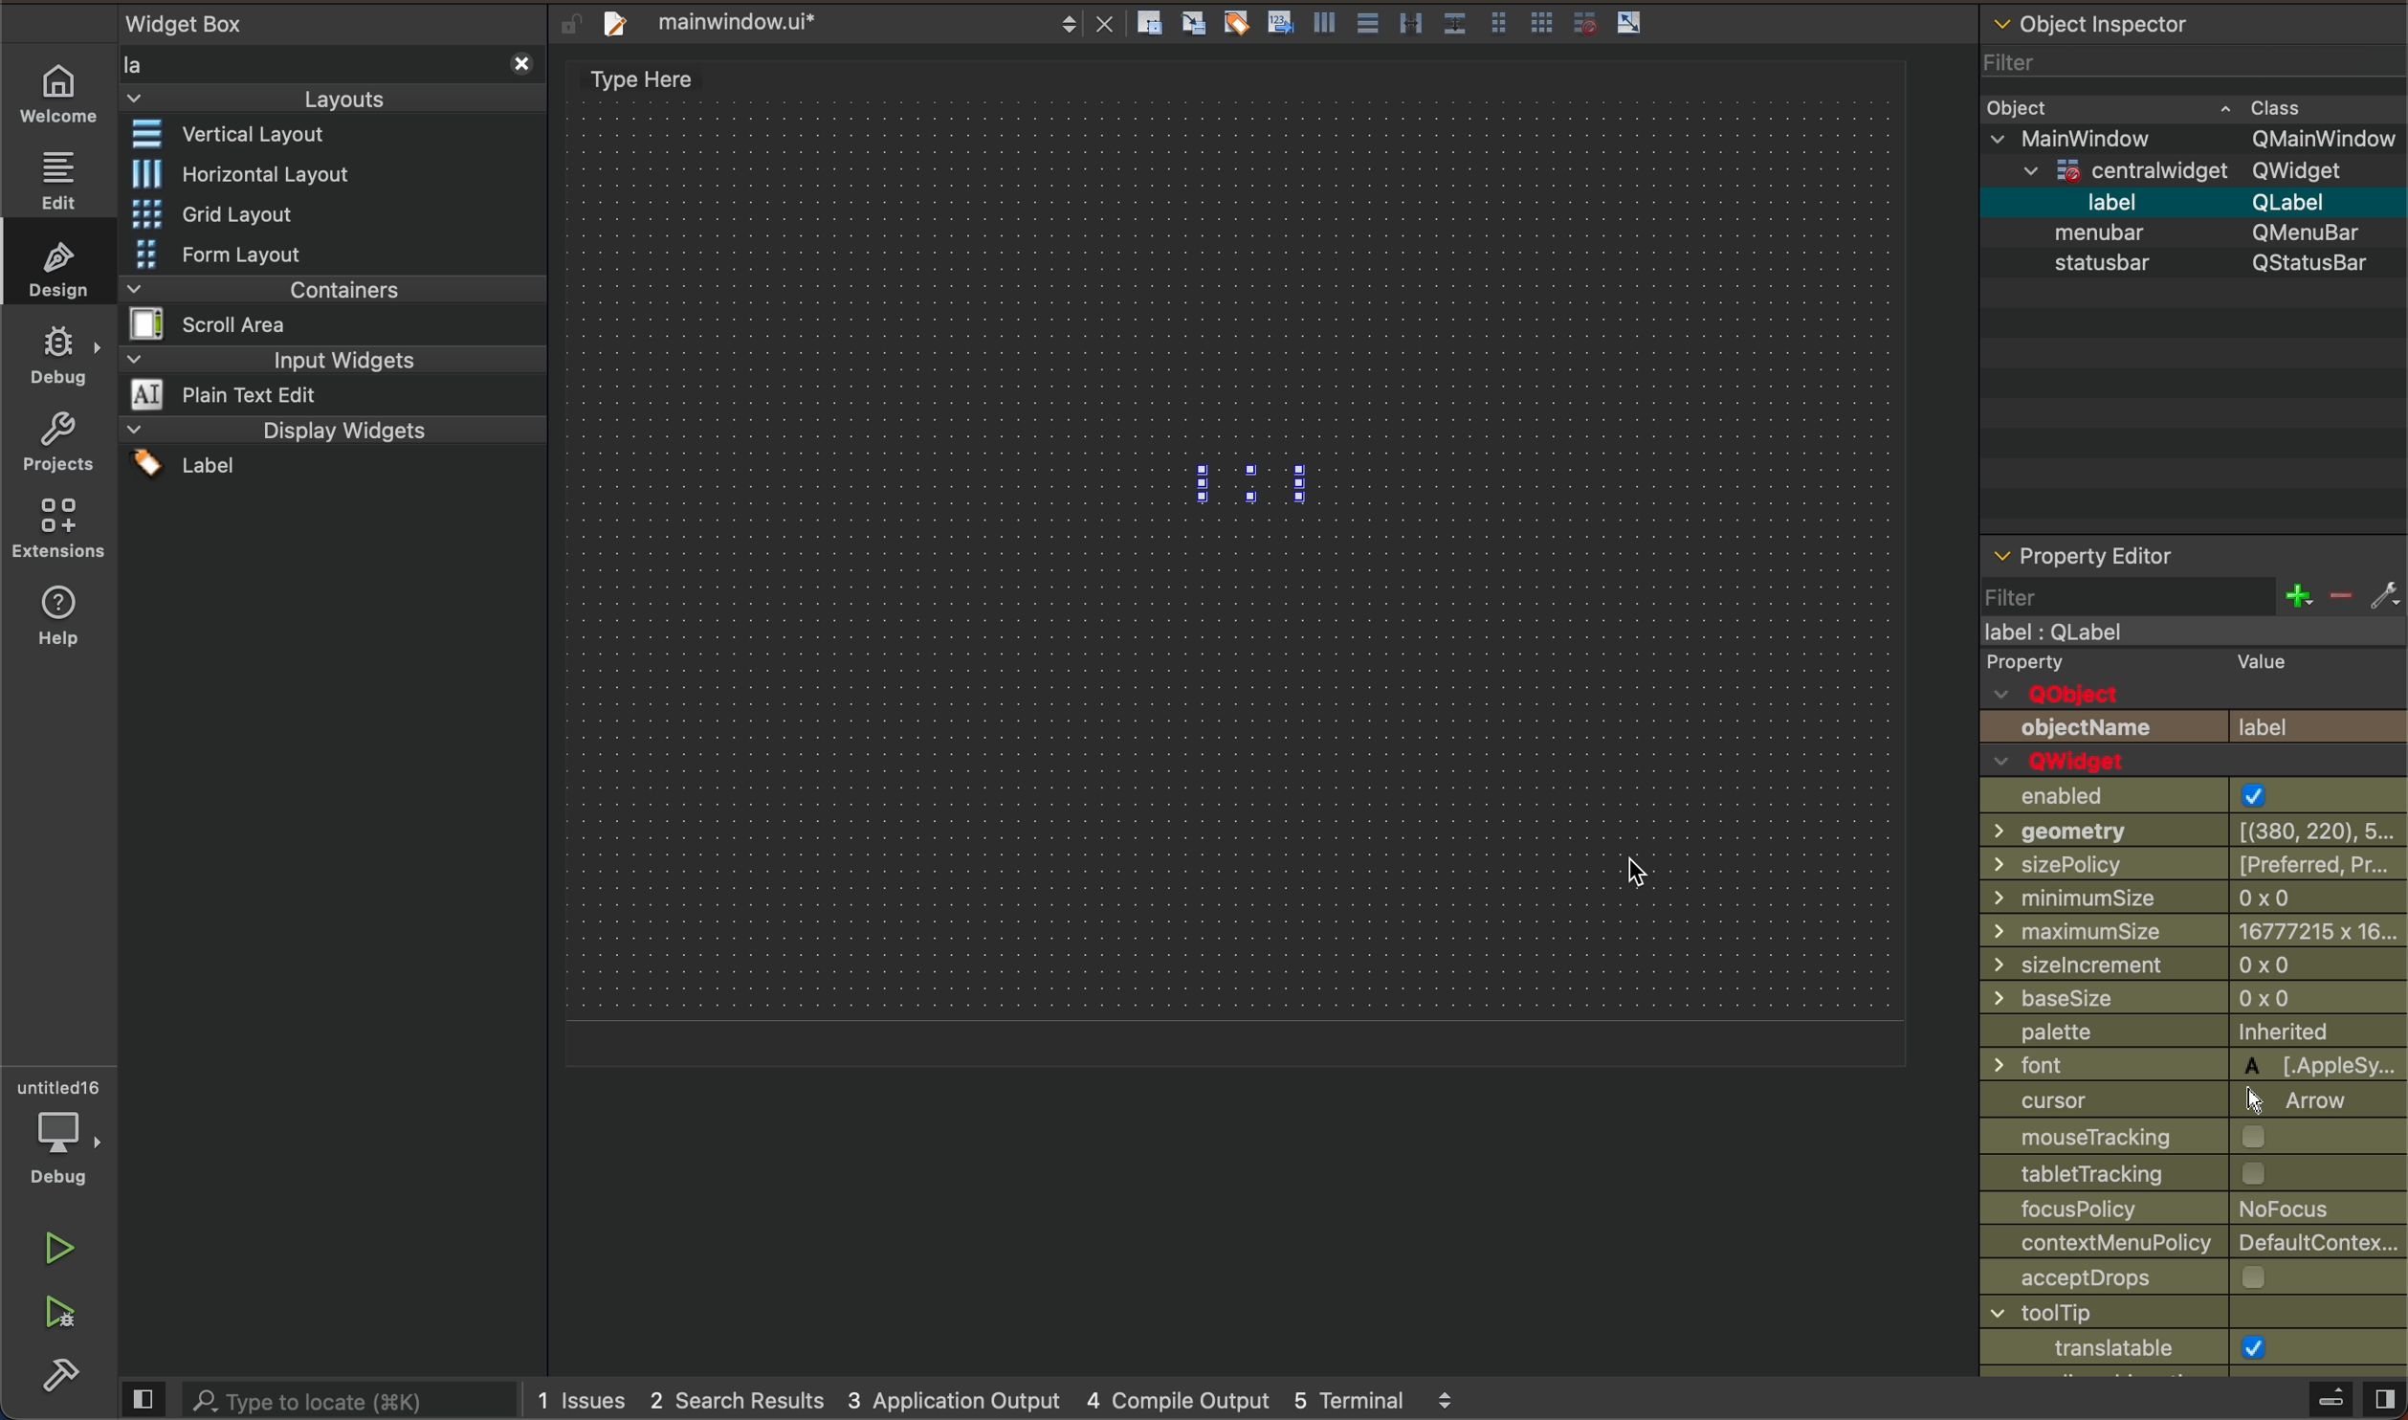 The image size is (2408, 1420). I want to click on size increment , so click(2193, 964).